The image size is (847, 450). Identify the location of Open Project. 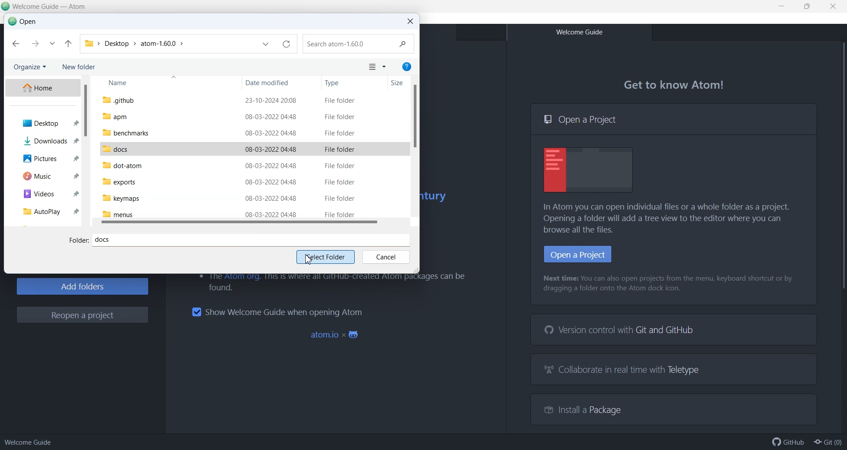
(578, 254).